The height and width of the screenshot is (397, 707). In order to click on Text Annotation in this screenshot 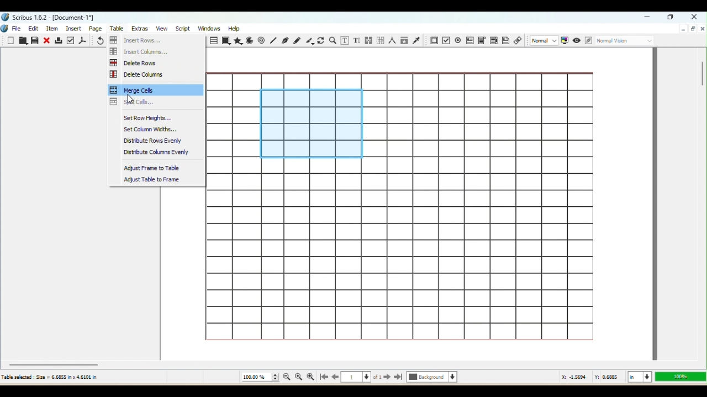, I will do `click(505, 42)`.